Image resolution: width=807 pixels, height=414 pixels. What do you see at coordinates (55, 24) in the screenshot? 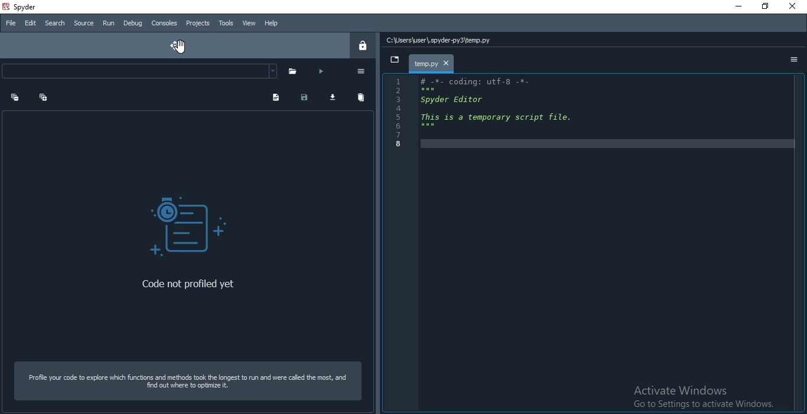
I see `Search` at bounding box center [55, 24].